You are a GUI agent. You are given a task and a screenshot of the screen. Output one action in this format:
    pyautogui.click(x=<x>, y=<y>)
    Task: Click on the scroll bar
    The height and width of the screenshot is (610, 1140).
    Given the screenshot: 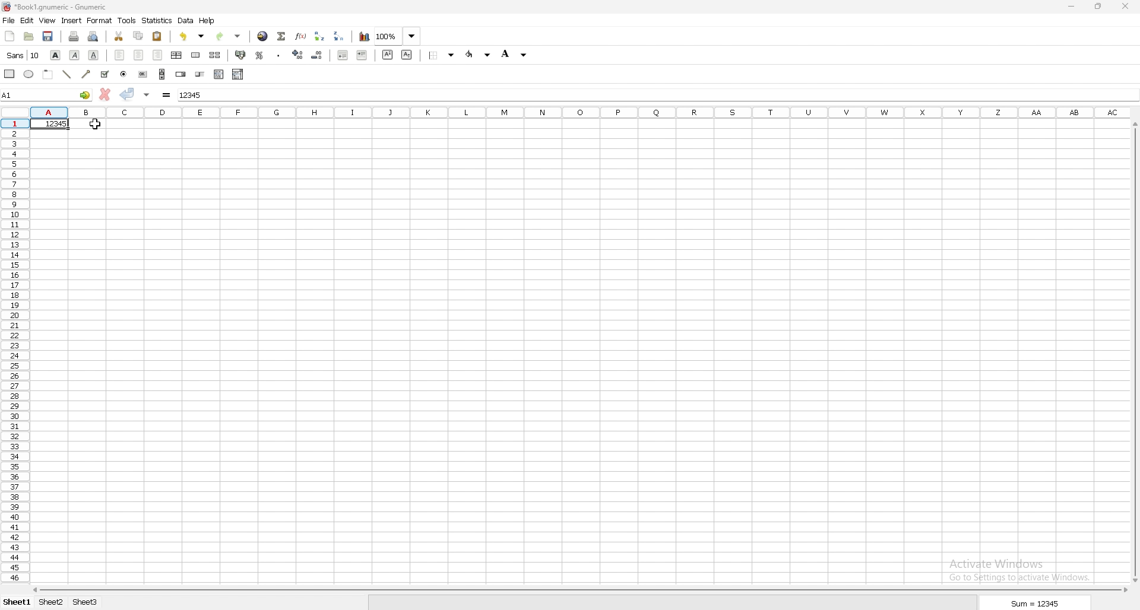 What is the action you would take?
    pyautogui.click(x=1134, y=354)
    